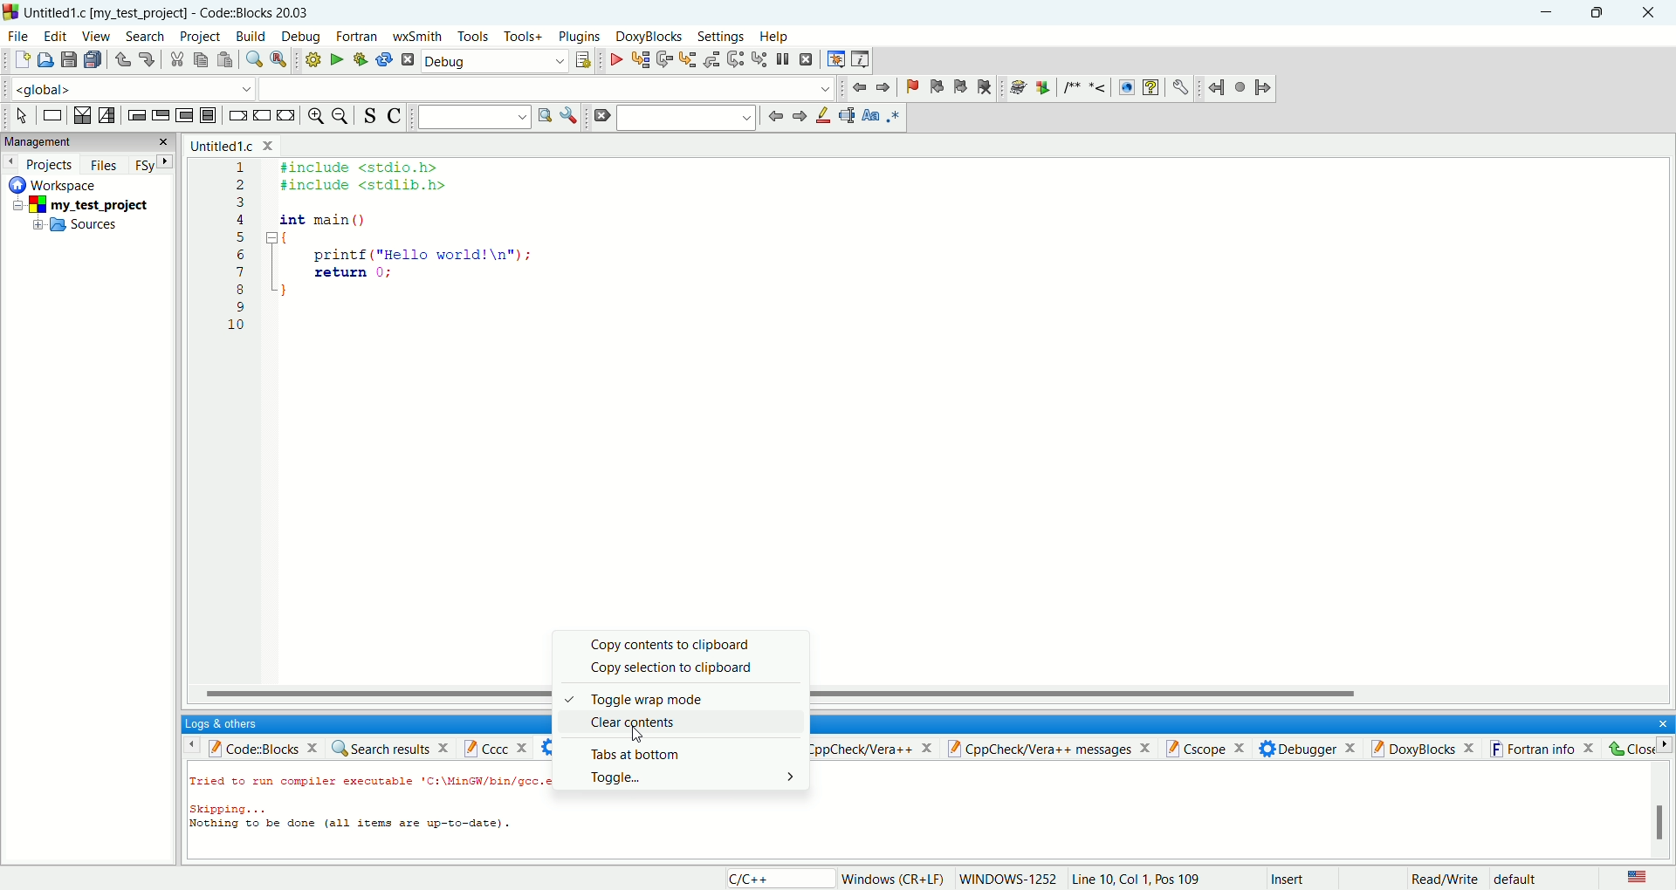 Image resolution: width=1676 pixels, height=890 pixels. Describe the element at coordinates (22, 116) in the screenshot. I see `select` at that location.